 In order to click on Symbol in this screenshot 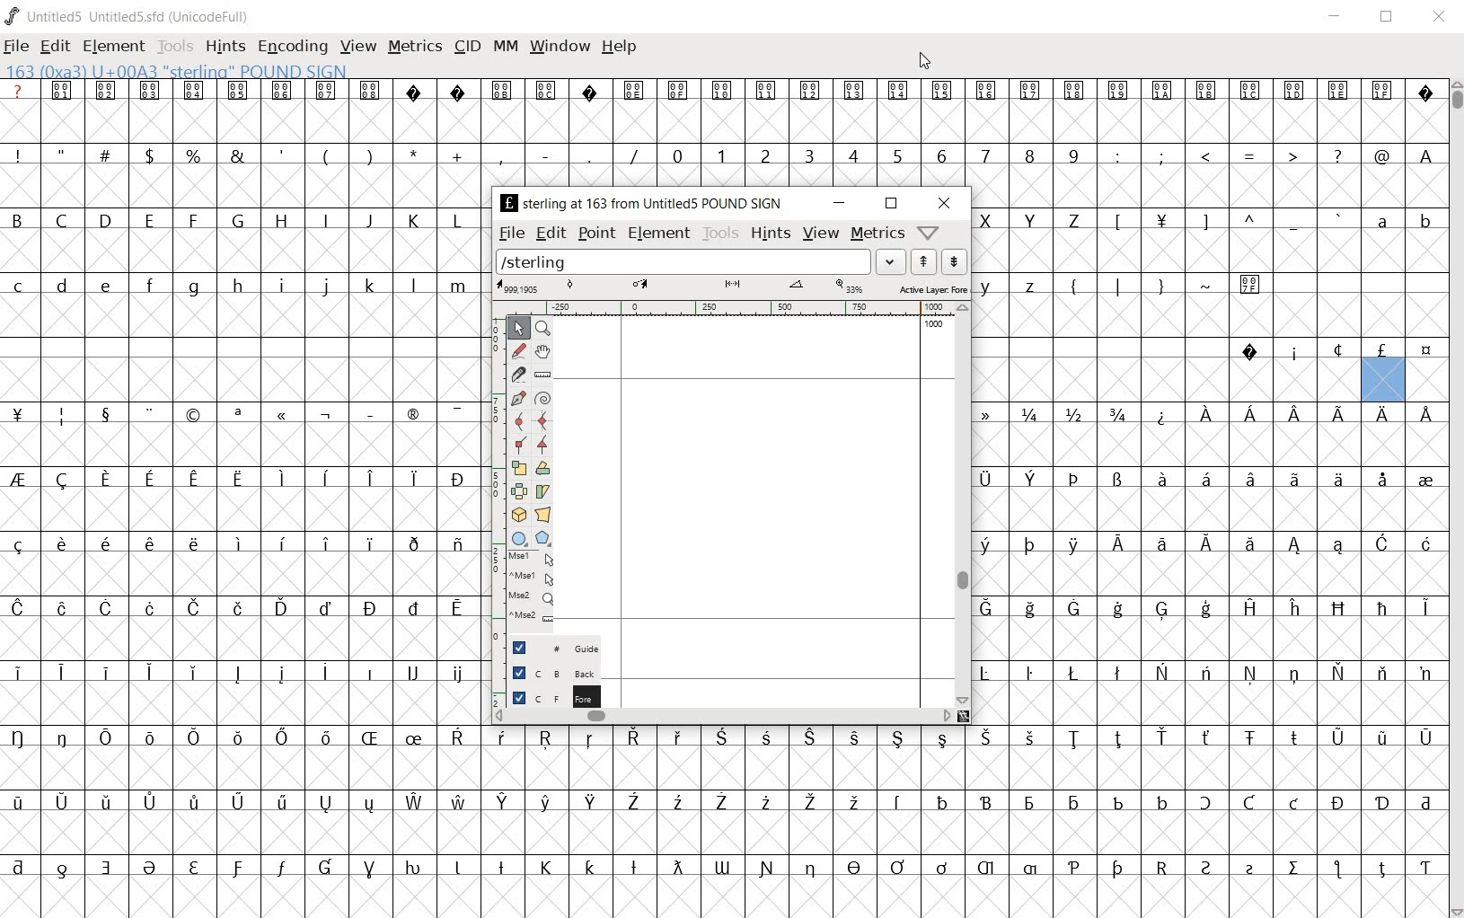, I will do `click(993, 413)`.